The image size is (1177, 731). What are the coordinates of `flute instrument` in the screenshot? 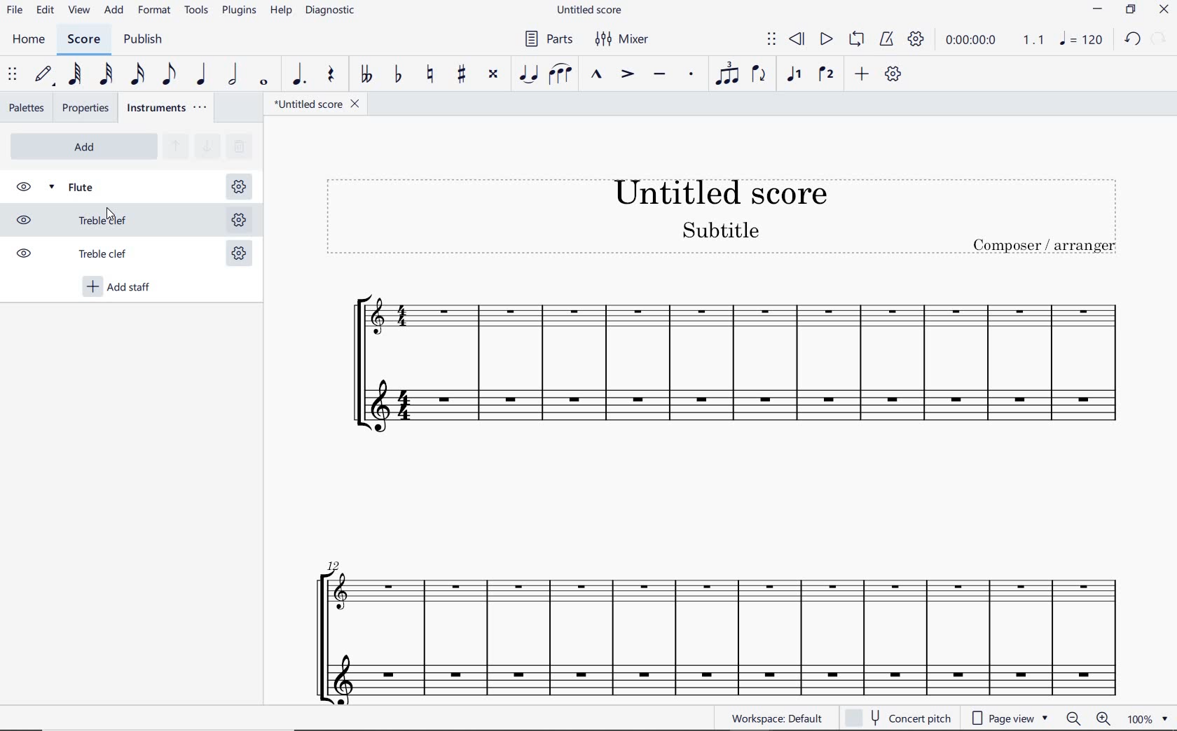 It's located at (709, 674).